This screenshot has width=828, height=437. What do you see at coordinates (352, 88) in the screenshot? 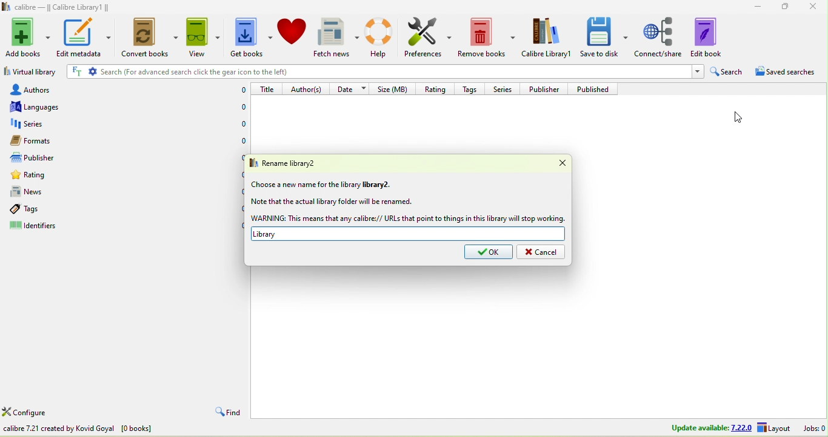
I see `date` at bounding box center [352, 88].